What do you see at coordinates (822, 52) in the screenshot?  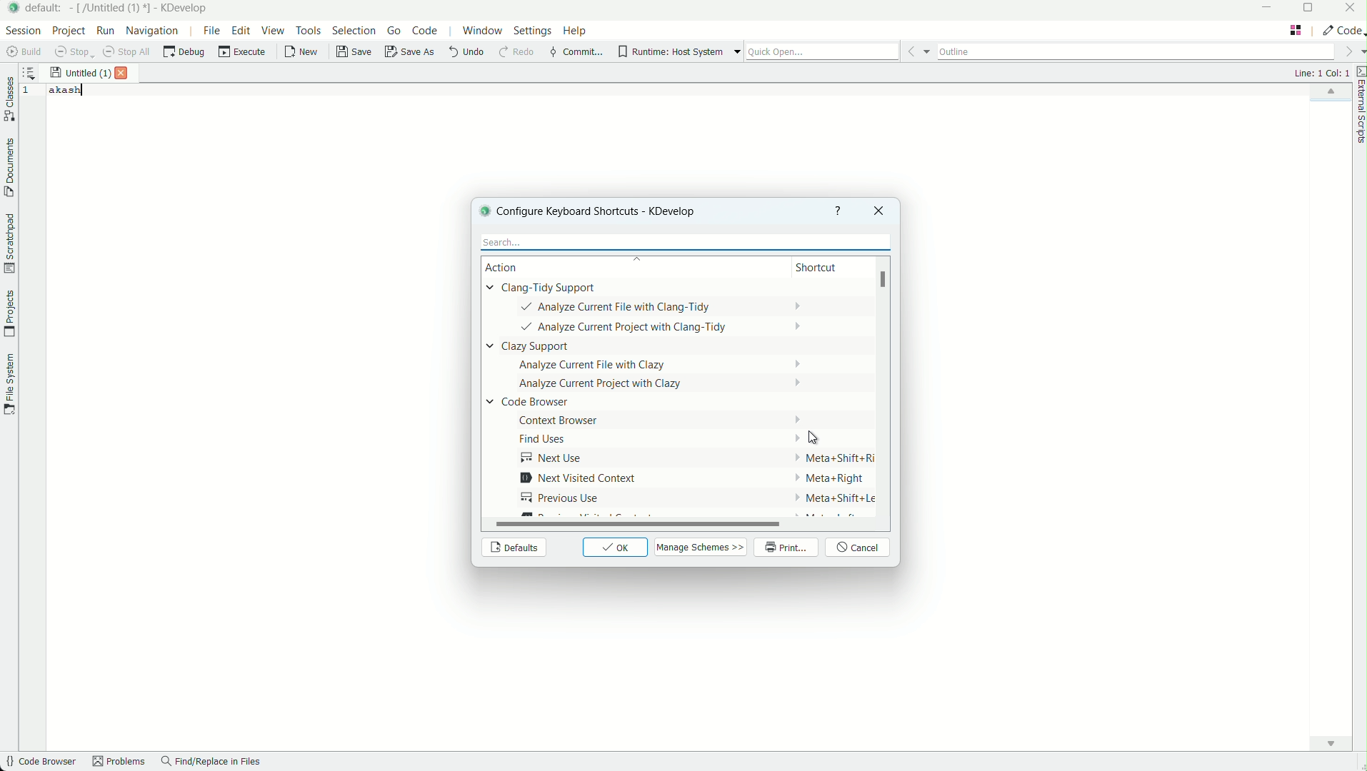 I see `quick open` at bounding box center [822, 52].